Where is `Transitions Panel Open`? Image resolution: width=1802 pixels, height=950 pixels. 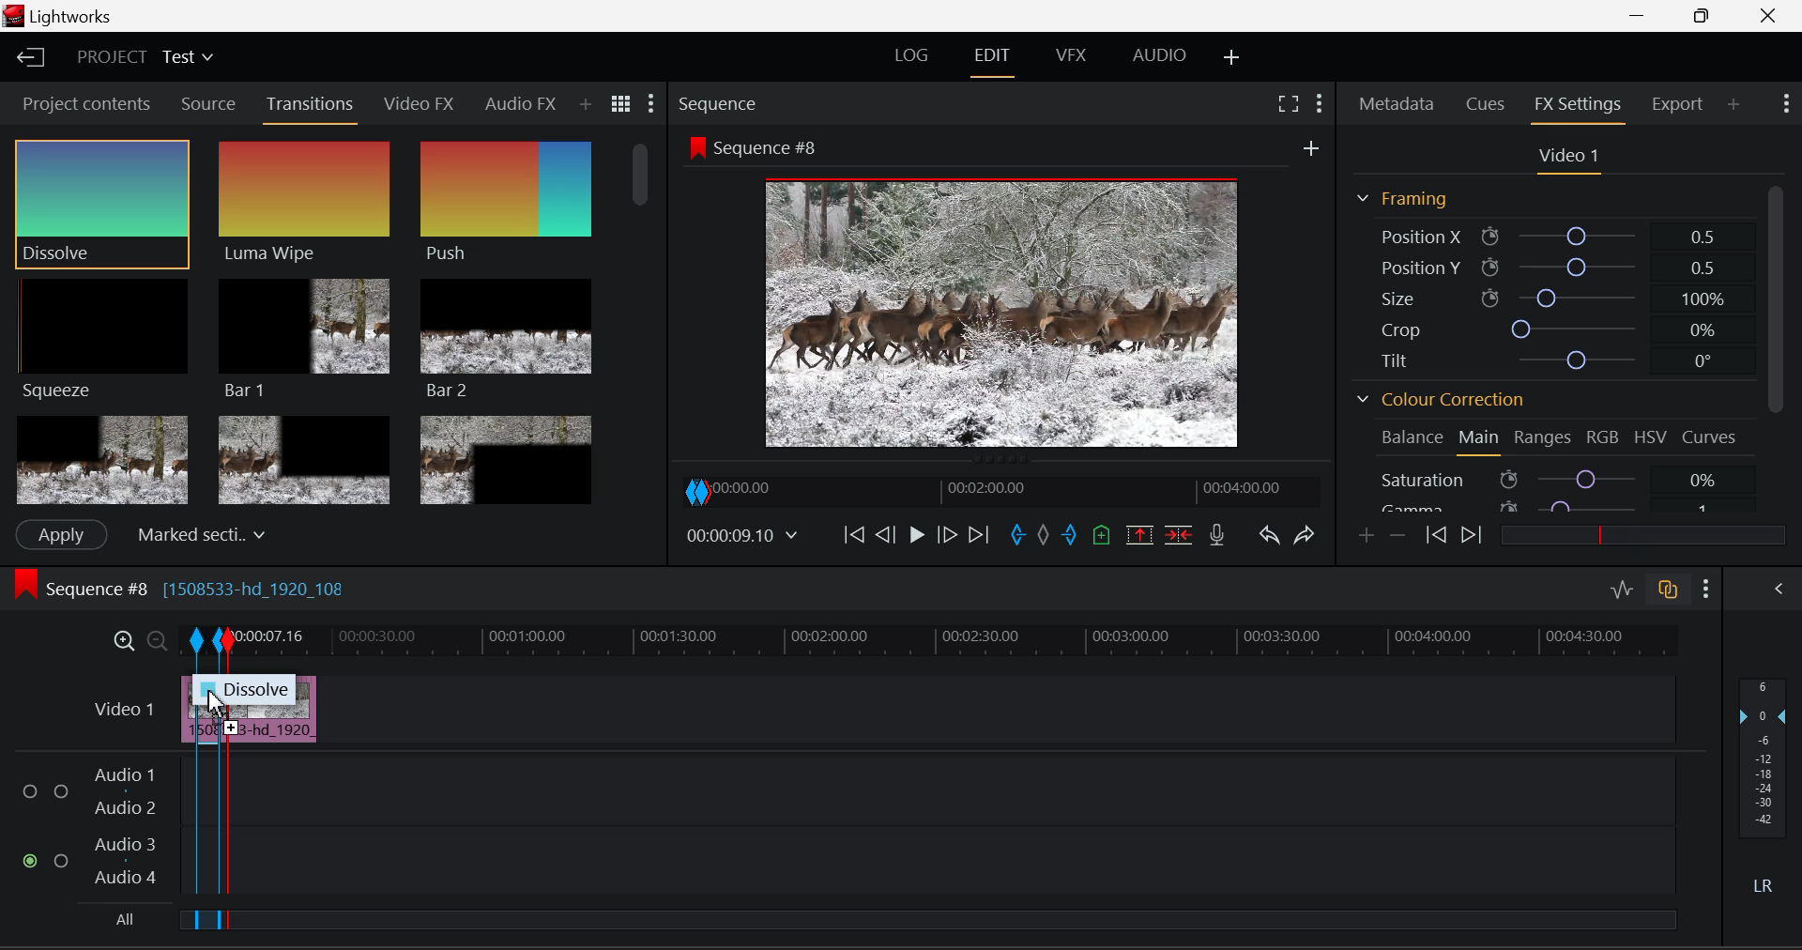 Transitions Panel Open is located at coordinates (311, 109).